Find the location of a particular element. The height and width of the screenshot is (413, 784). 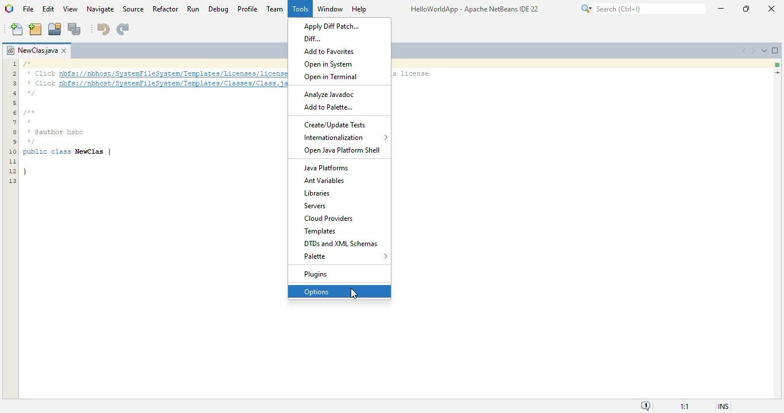

open project is located at coordinates (55, 28).